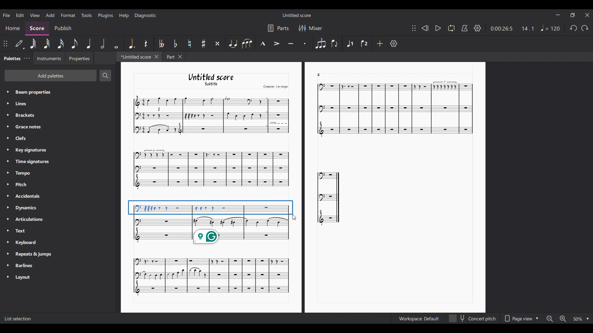  Describe the element at coordinates (24, 116) in the screenshot. I see `» Brackets` at that location.